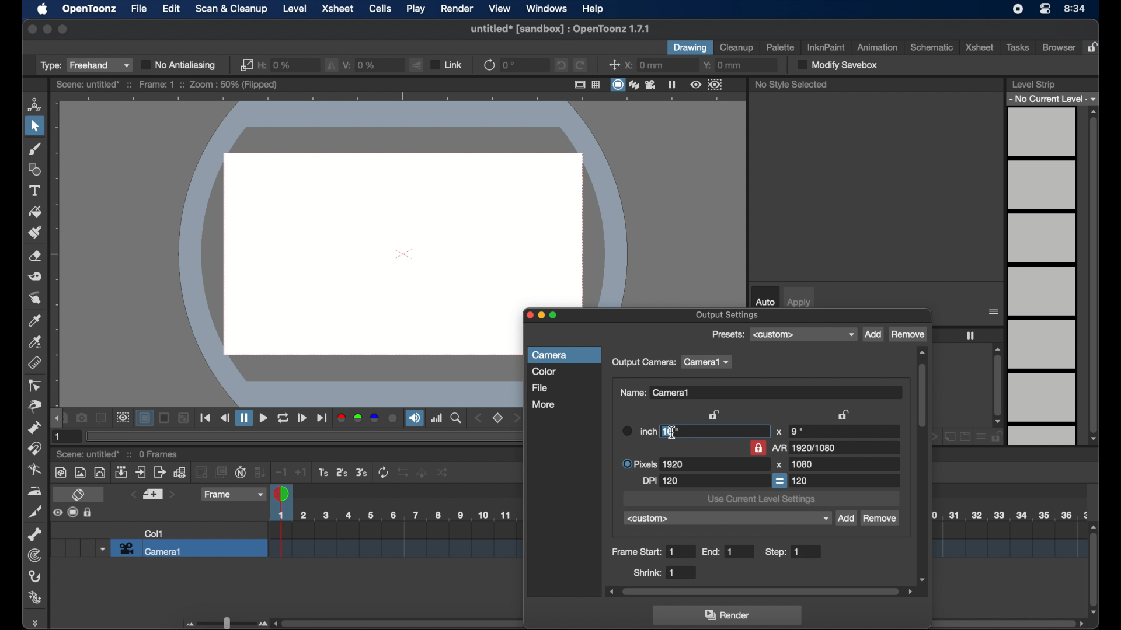 This screenshot has width=1121, height=630. What do you see at coordinates (908, 334) in the screenshot?
I see `remove` at bounding box center [908, 334].